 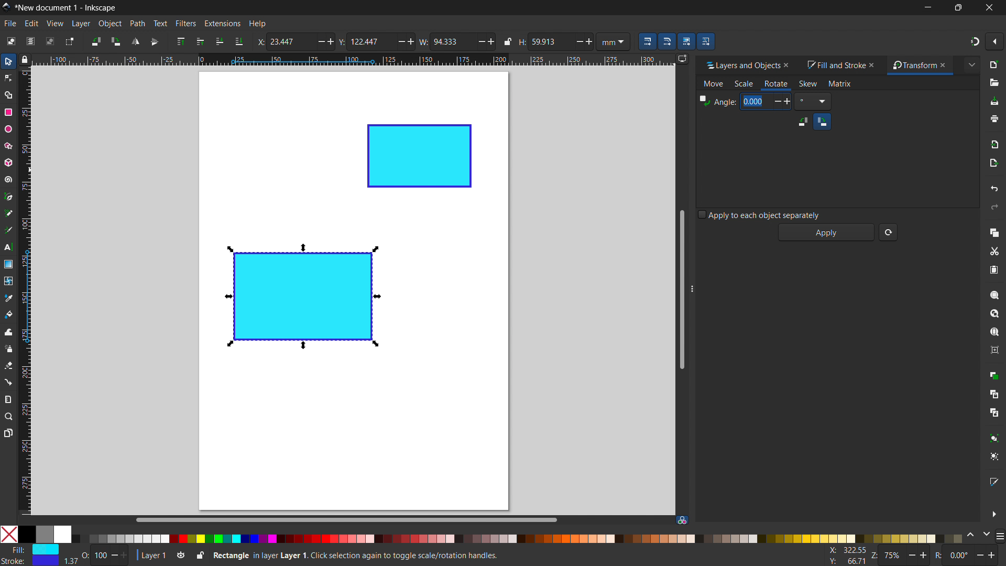 What do you see at coordinates (694, 286) in the screenshot?
I see `resize` at bounding box center [694, 286].